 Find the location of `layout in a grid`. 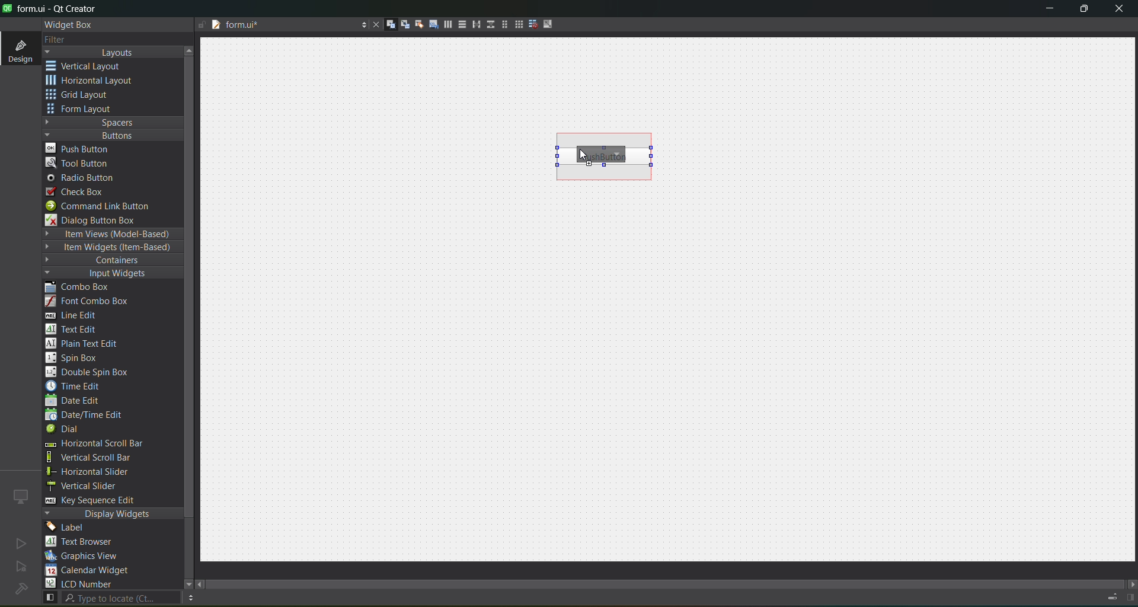

layout in a grid is located at coordinates (514, 24).